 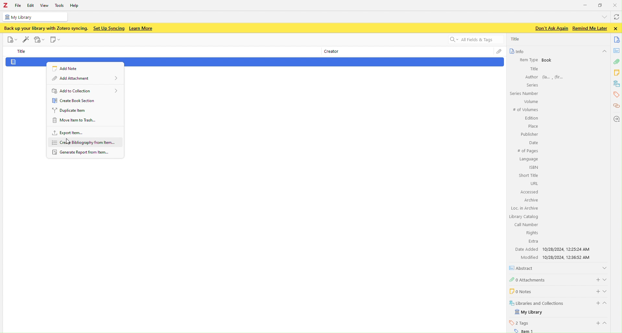 I want to click on add, so click(x=597, y=323).